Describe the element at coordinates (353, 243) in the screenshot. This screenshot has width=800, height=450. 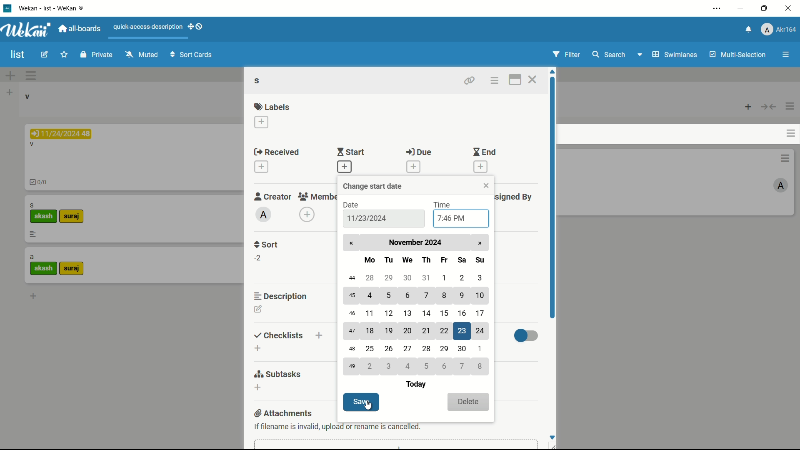
I see `previous` at that location.